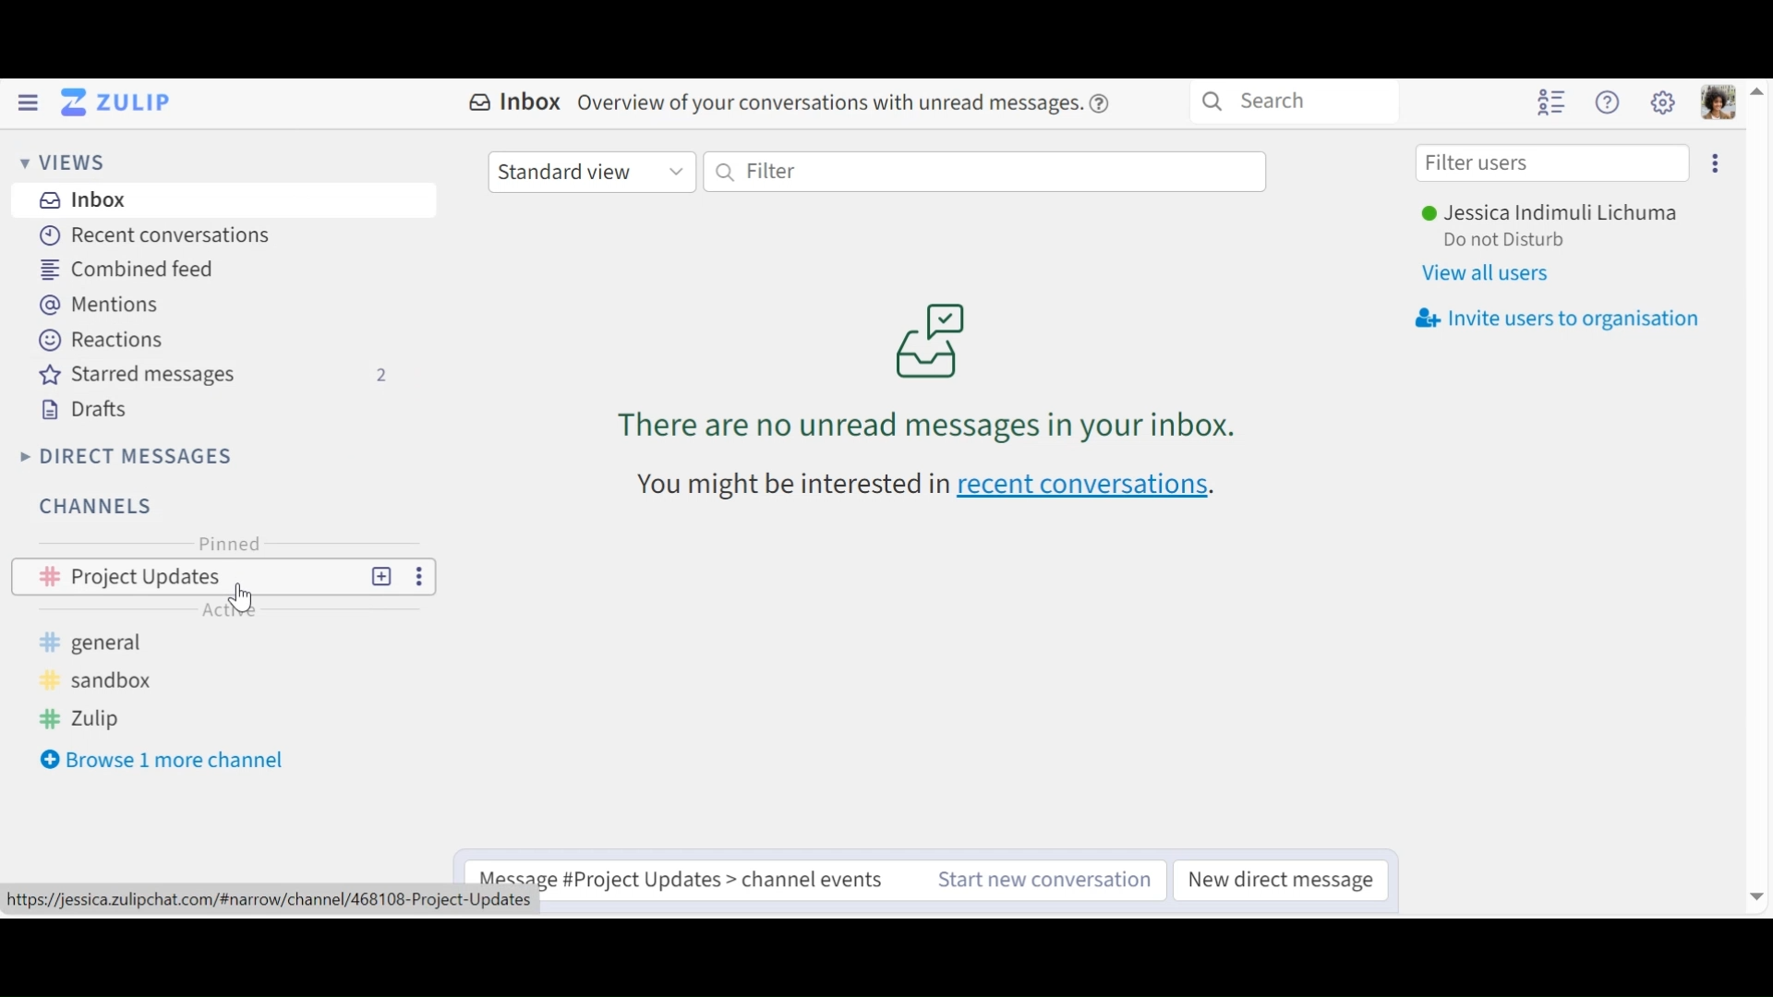 The width and height of the screenshot is (1773, 997). Describe the element at coordinates (1661, 101) in the screenshot. I see `Main menu` at that location.